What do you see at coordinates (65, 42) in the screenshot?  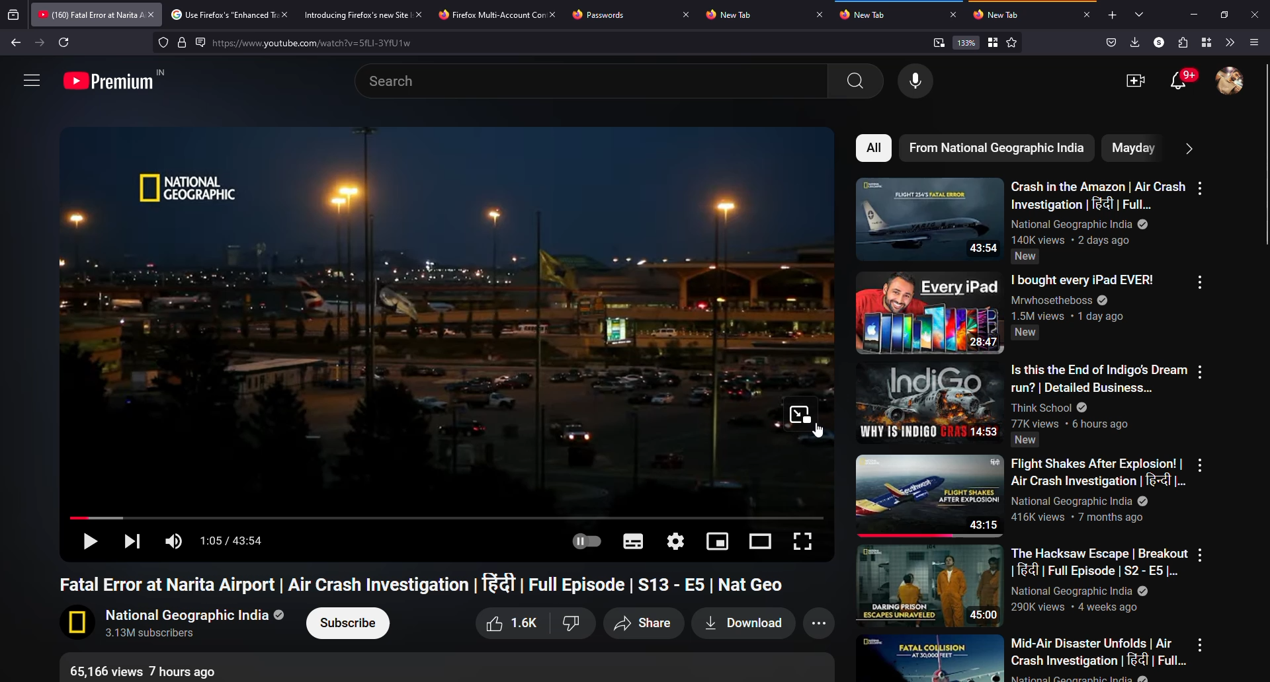 I see `refresh` at bounding box center [65, 42].